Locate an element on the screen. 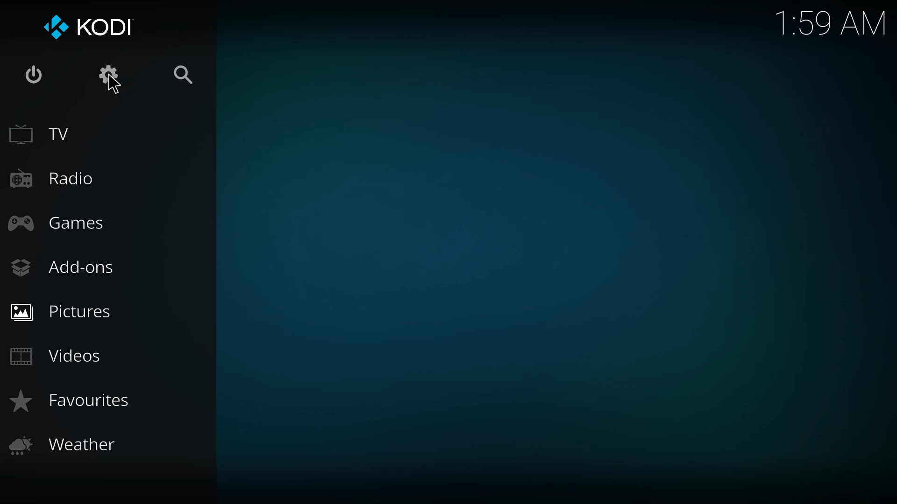 This screenshot has height=504, width=897. time is located at coordinates (830, 23).